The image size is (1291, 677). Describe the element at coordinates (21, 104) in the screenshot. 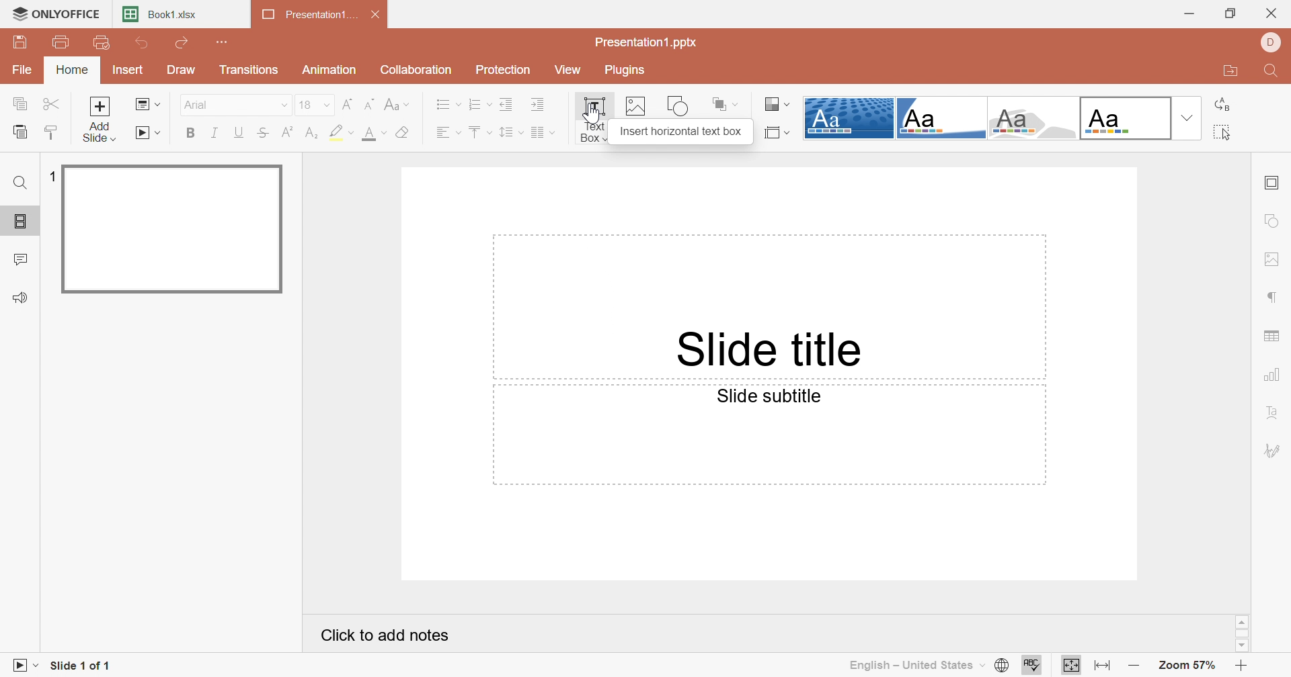

I see `Copy` at that location.